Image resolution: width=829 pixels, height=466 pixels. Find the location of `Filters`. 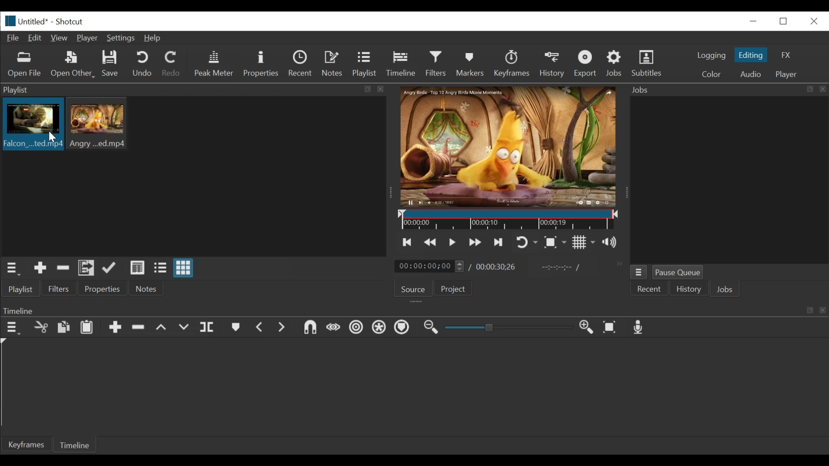

Filters is located at coordinates (59, 289).